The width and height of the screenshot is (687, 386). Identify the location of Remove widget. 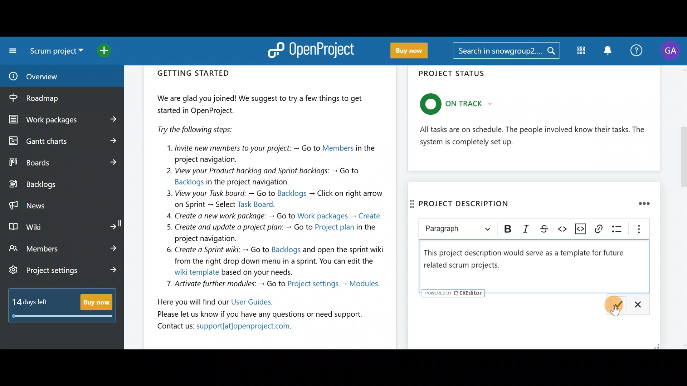
(646, 204).